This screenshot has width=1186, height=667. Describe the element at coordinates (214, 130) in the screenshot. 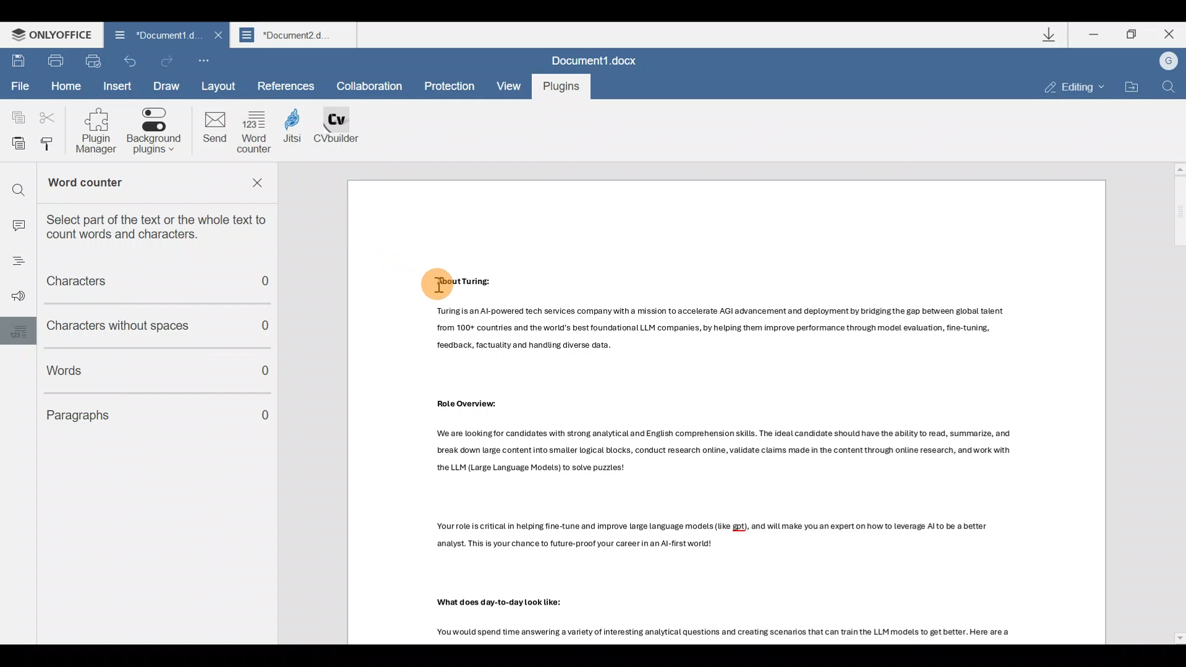

I see `Send` at that location.